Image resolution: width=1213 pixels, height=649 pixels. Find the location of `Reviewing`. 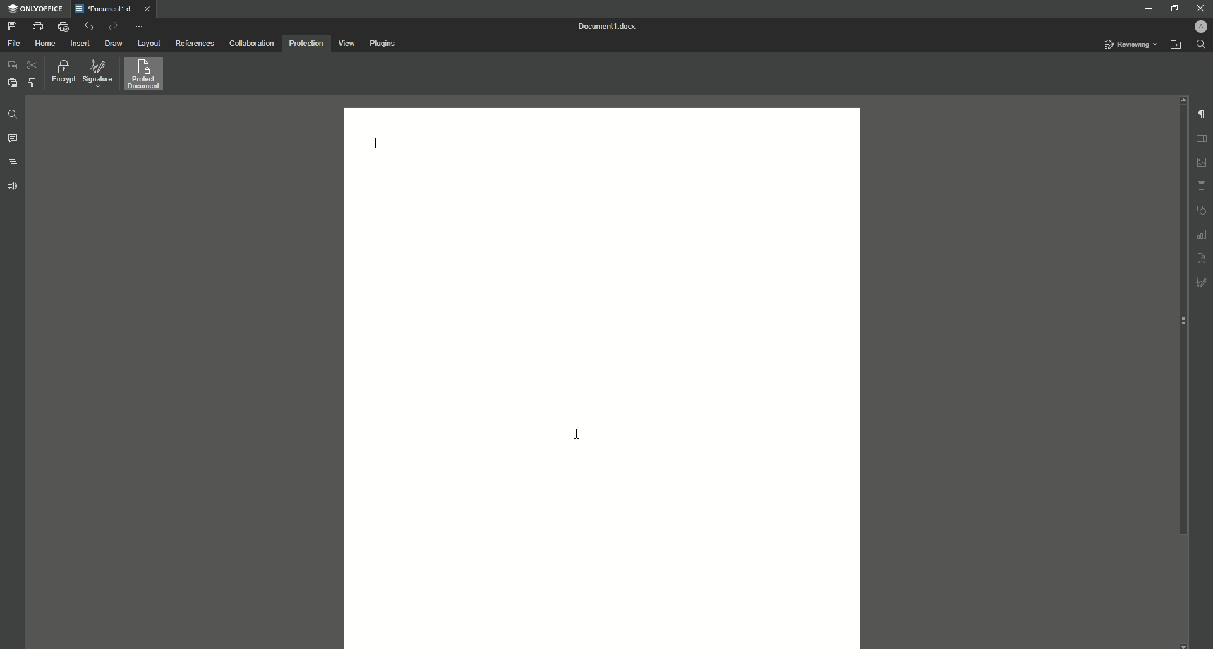

Reviewing is located at coordinates (1130, 45).